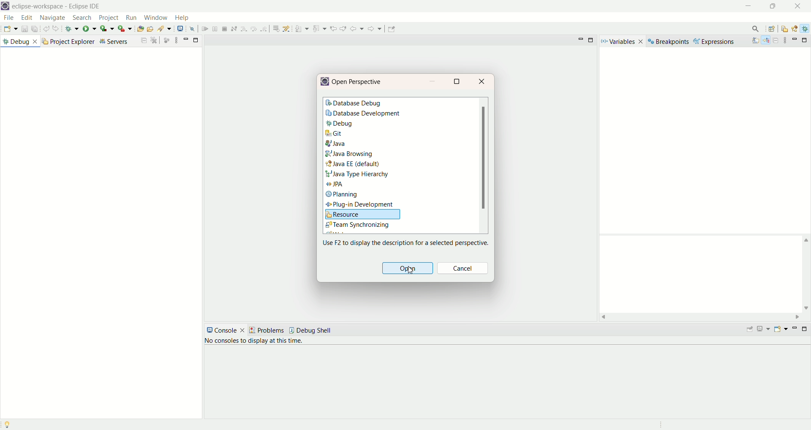 The image size is (811, 430). I want to click on save, so click(23, 29).